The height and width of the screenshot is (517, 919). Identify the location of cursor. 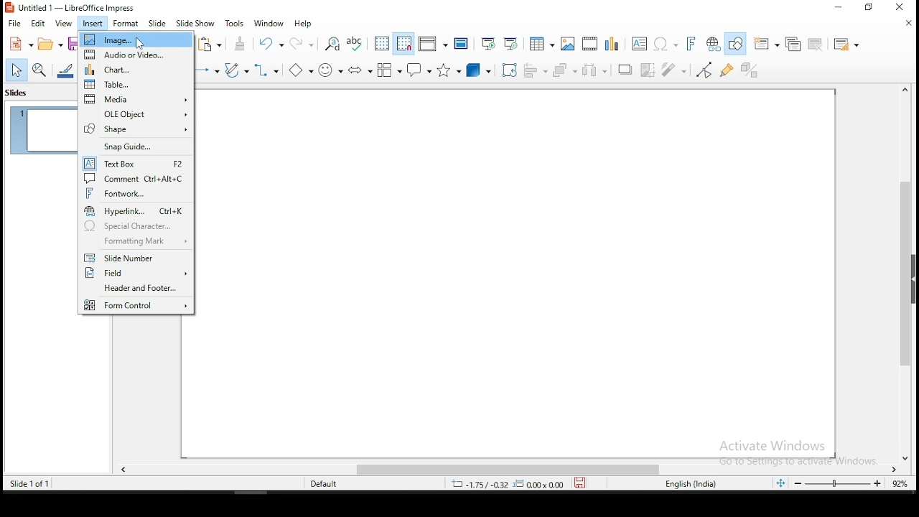
(142, 44).